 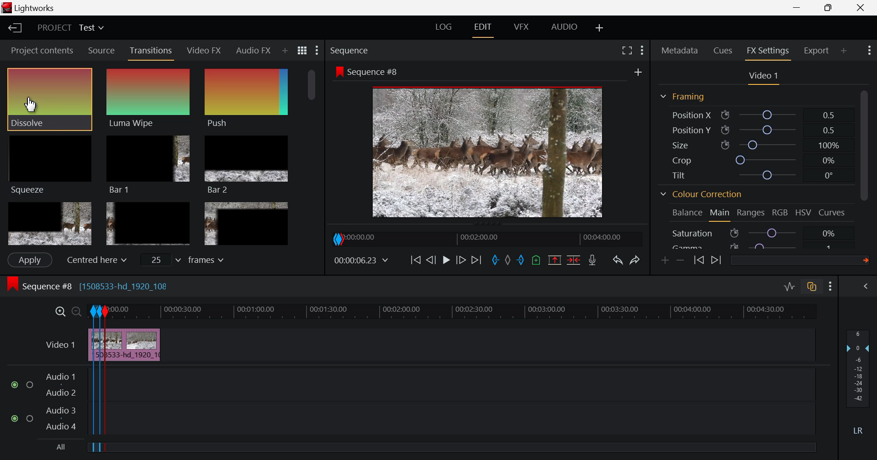 I want to click on Sequence #8 [1508533-hd_1920_10, so click(x=90, y=285).